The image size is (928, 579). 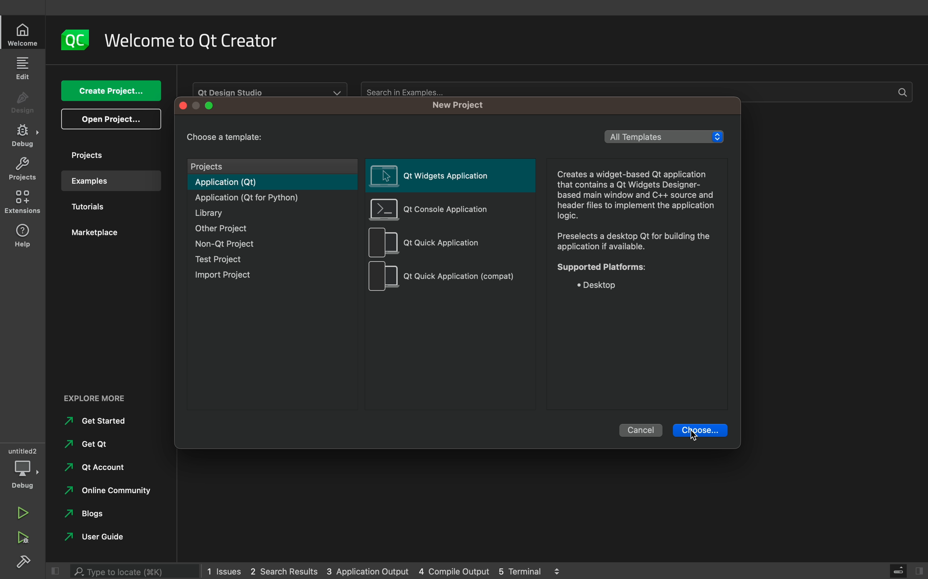 I want to click on welcome to qt creator, so click(x=198, y=41).